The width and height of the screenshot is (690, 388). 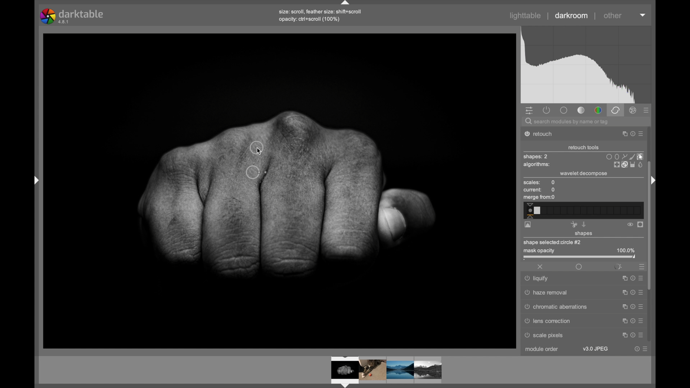 What do you see at coordinates (624, 336) in the screenshot?
I see `maximize` at bounding box center [624, 336].